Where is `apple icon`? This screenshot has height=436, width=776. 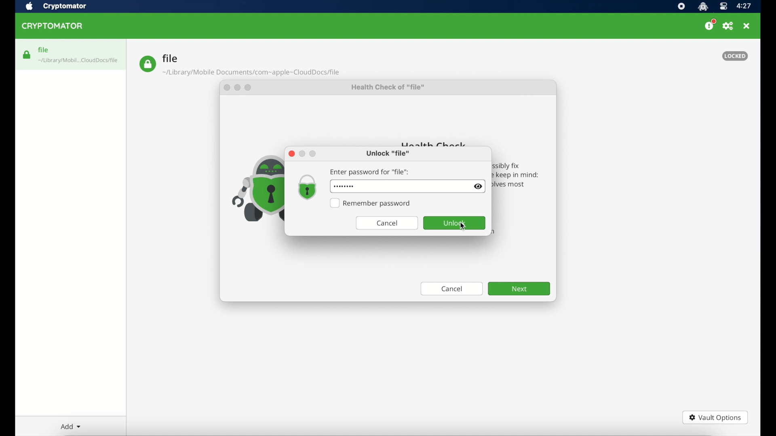
apple icon is located at coordinates (29, 6).